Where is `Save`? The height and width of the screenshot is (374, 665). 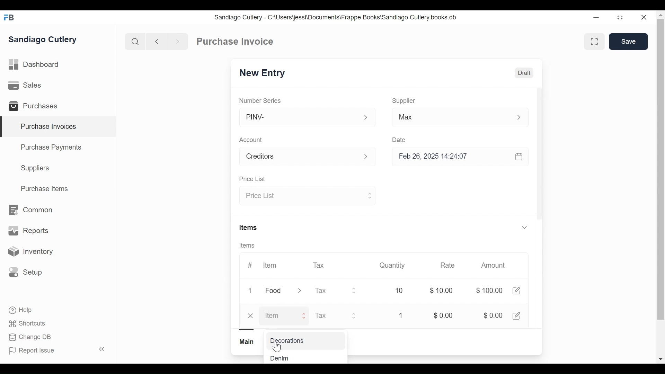
Save is located at coordinates (629, 42).